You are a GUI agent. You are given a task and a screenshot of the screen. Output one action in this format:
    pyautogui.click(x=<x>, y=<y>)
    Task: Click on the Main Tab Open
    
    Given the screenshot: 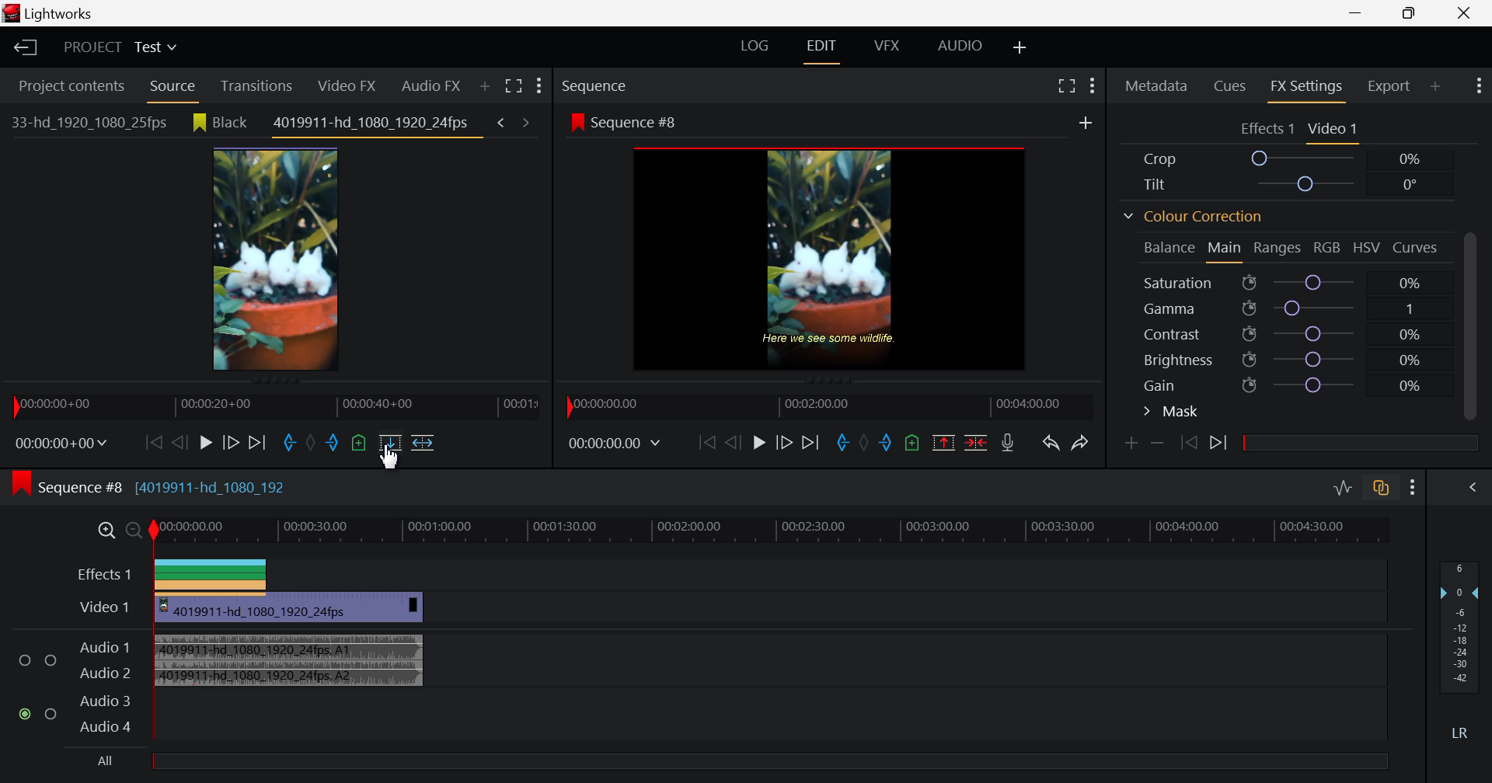 What is the action you would take?
    pyautogui.click(x=1225, y=249)
    